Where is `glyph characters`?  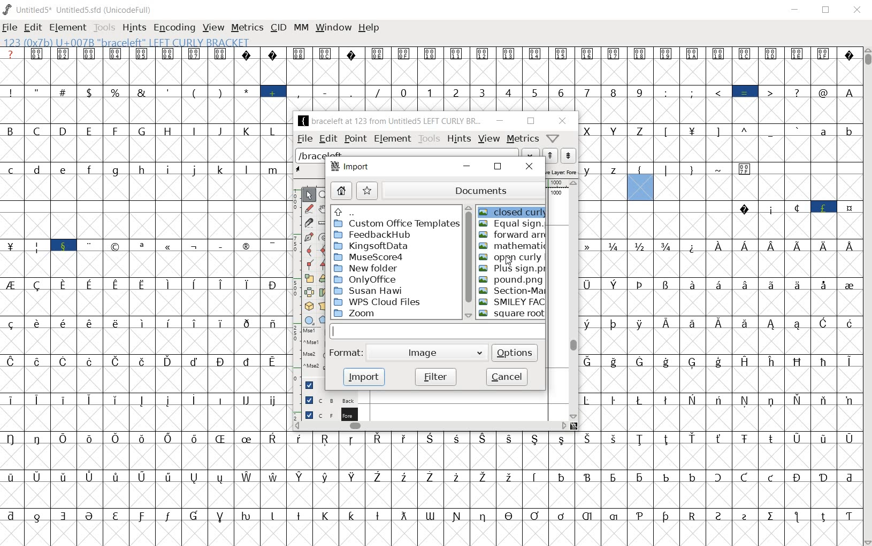 glyph characters is located at coordinates (573, 489).